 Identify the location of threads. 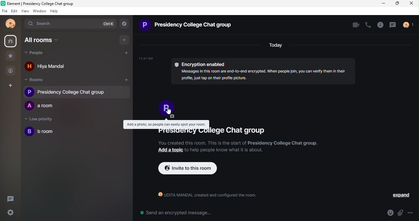
(13, 198).